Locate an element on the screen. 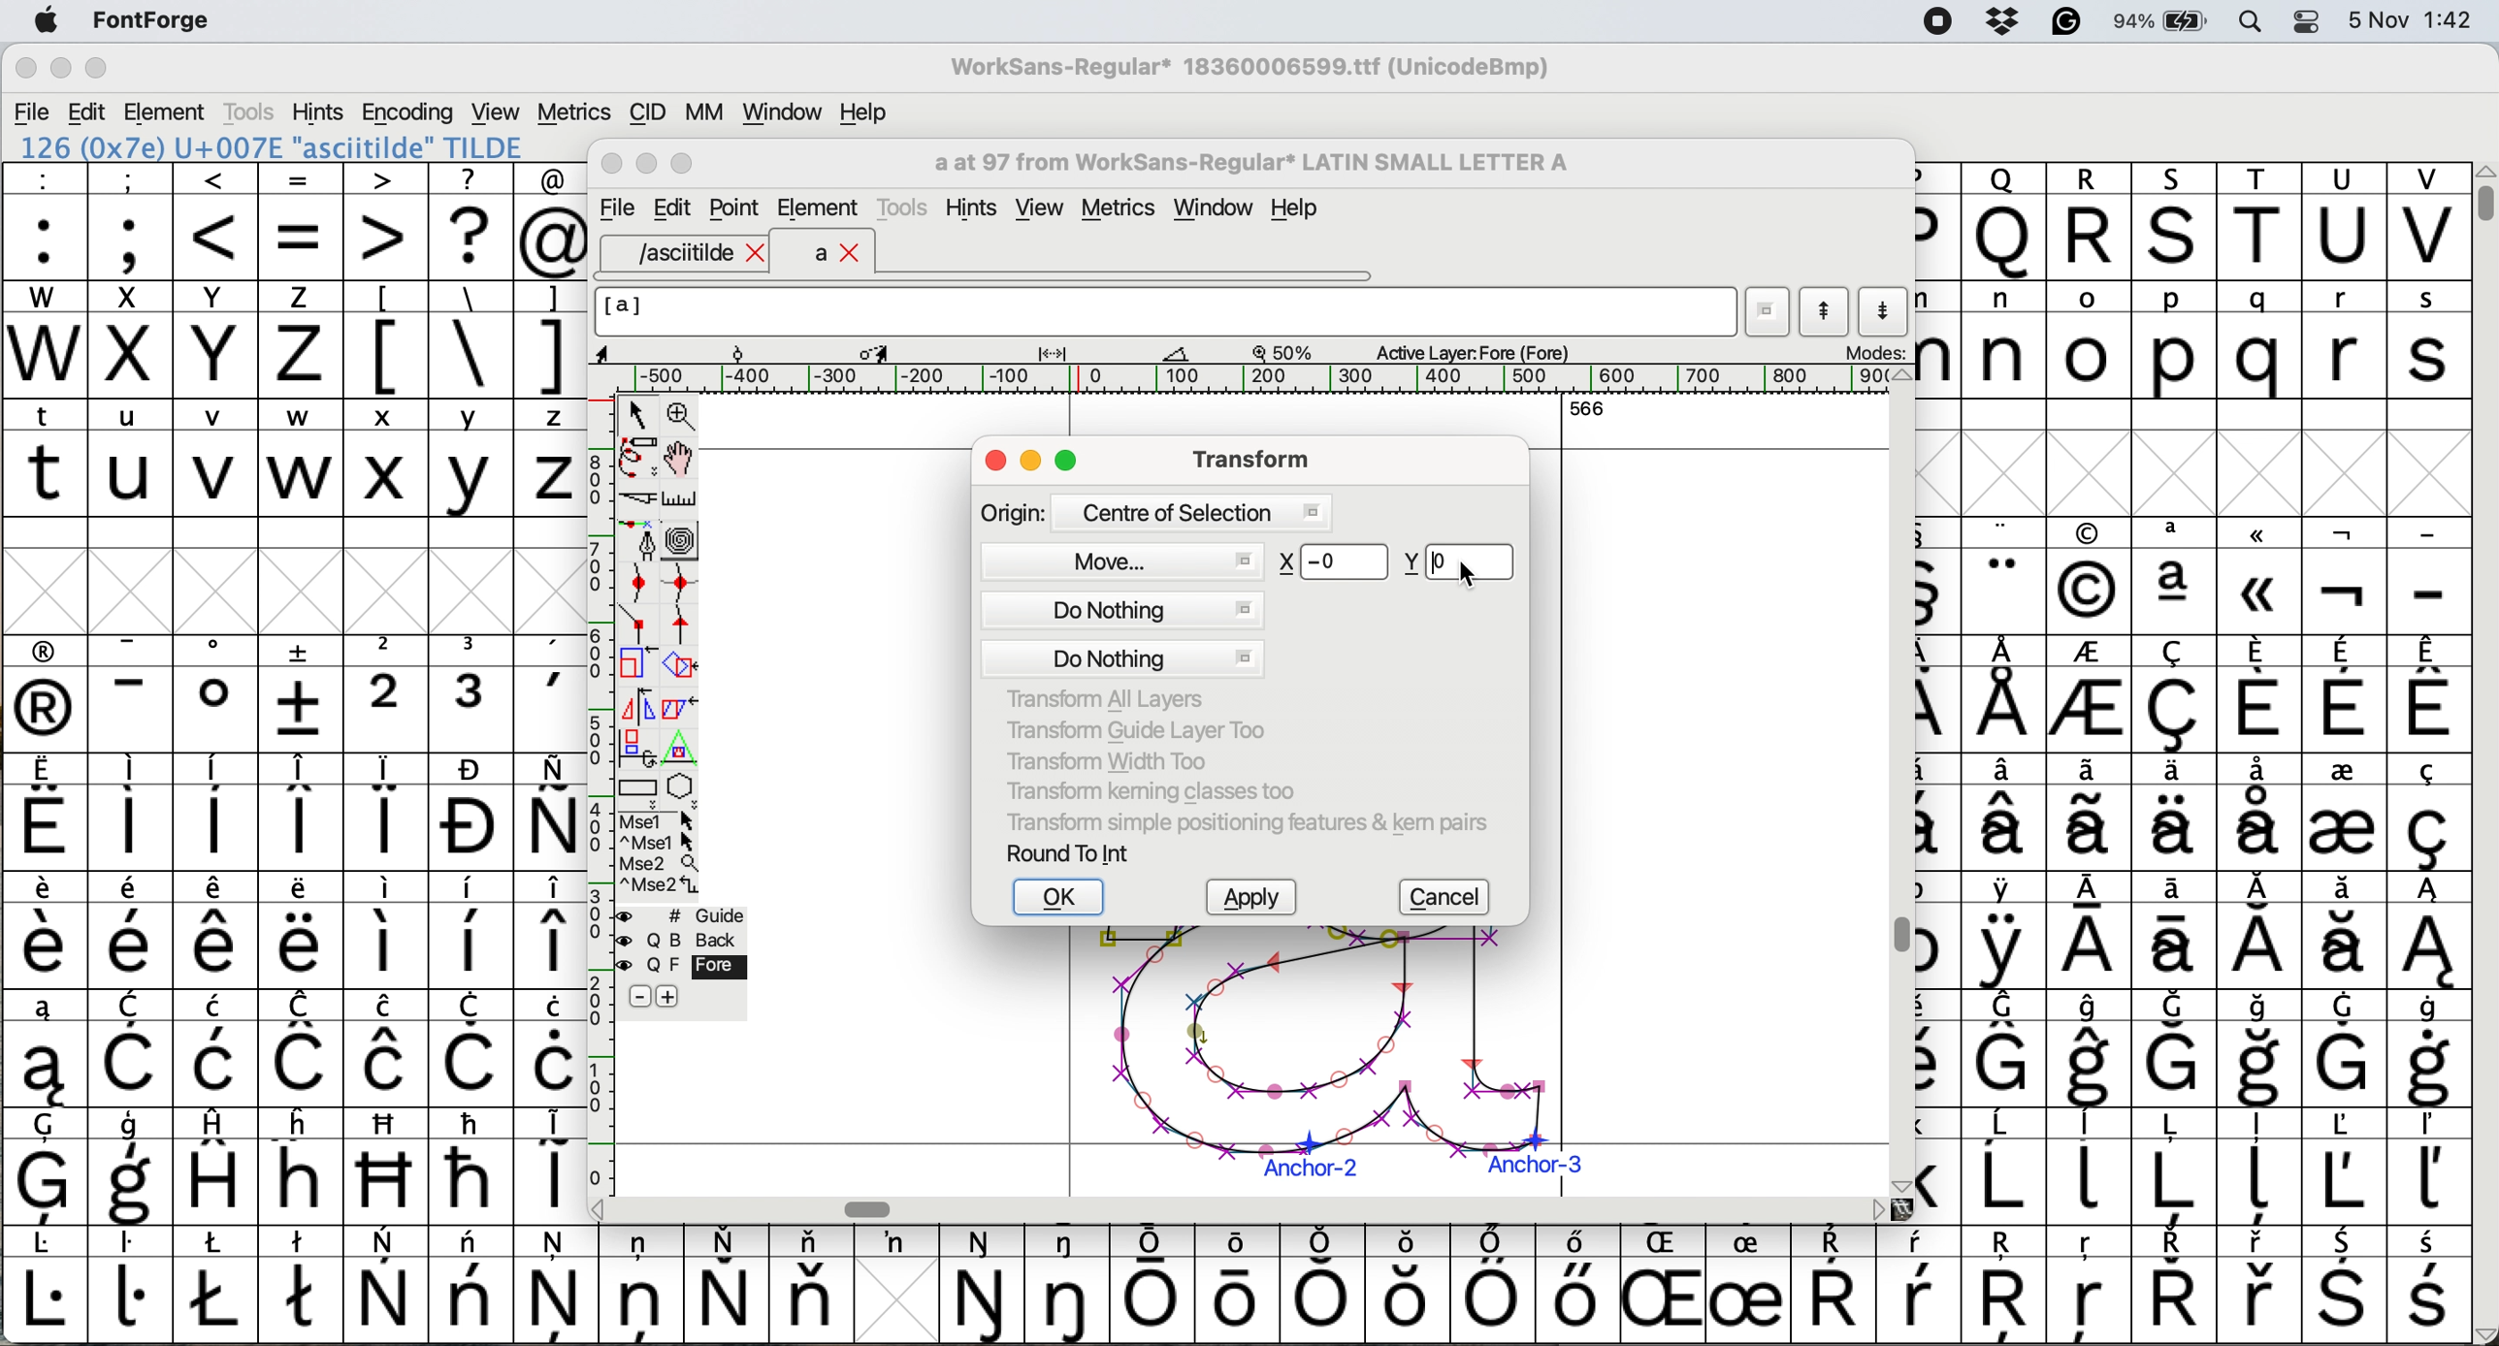  encoding is located at coordinates (409, 112).